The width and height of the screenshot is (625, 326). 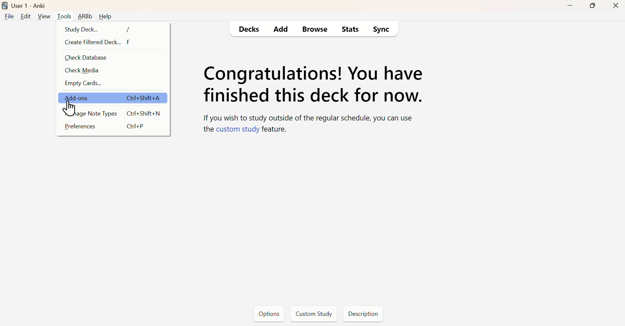 What do you see at coordinates (595, 5) in the screenshot?
I see `Maximize` at bounding box center [595, 5].